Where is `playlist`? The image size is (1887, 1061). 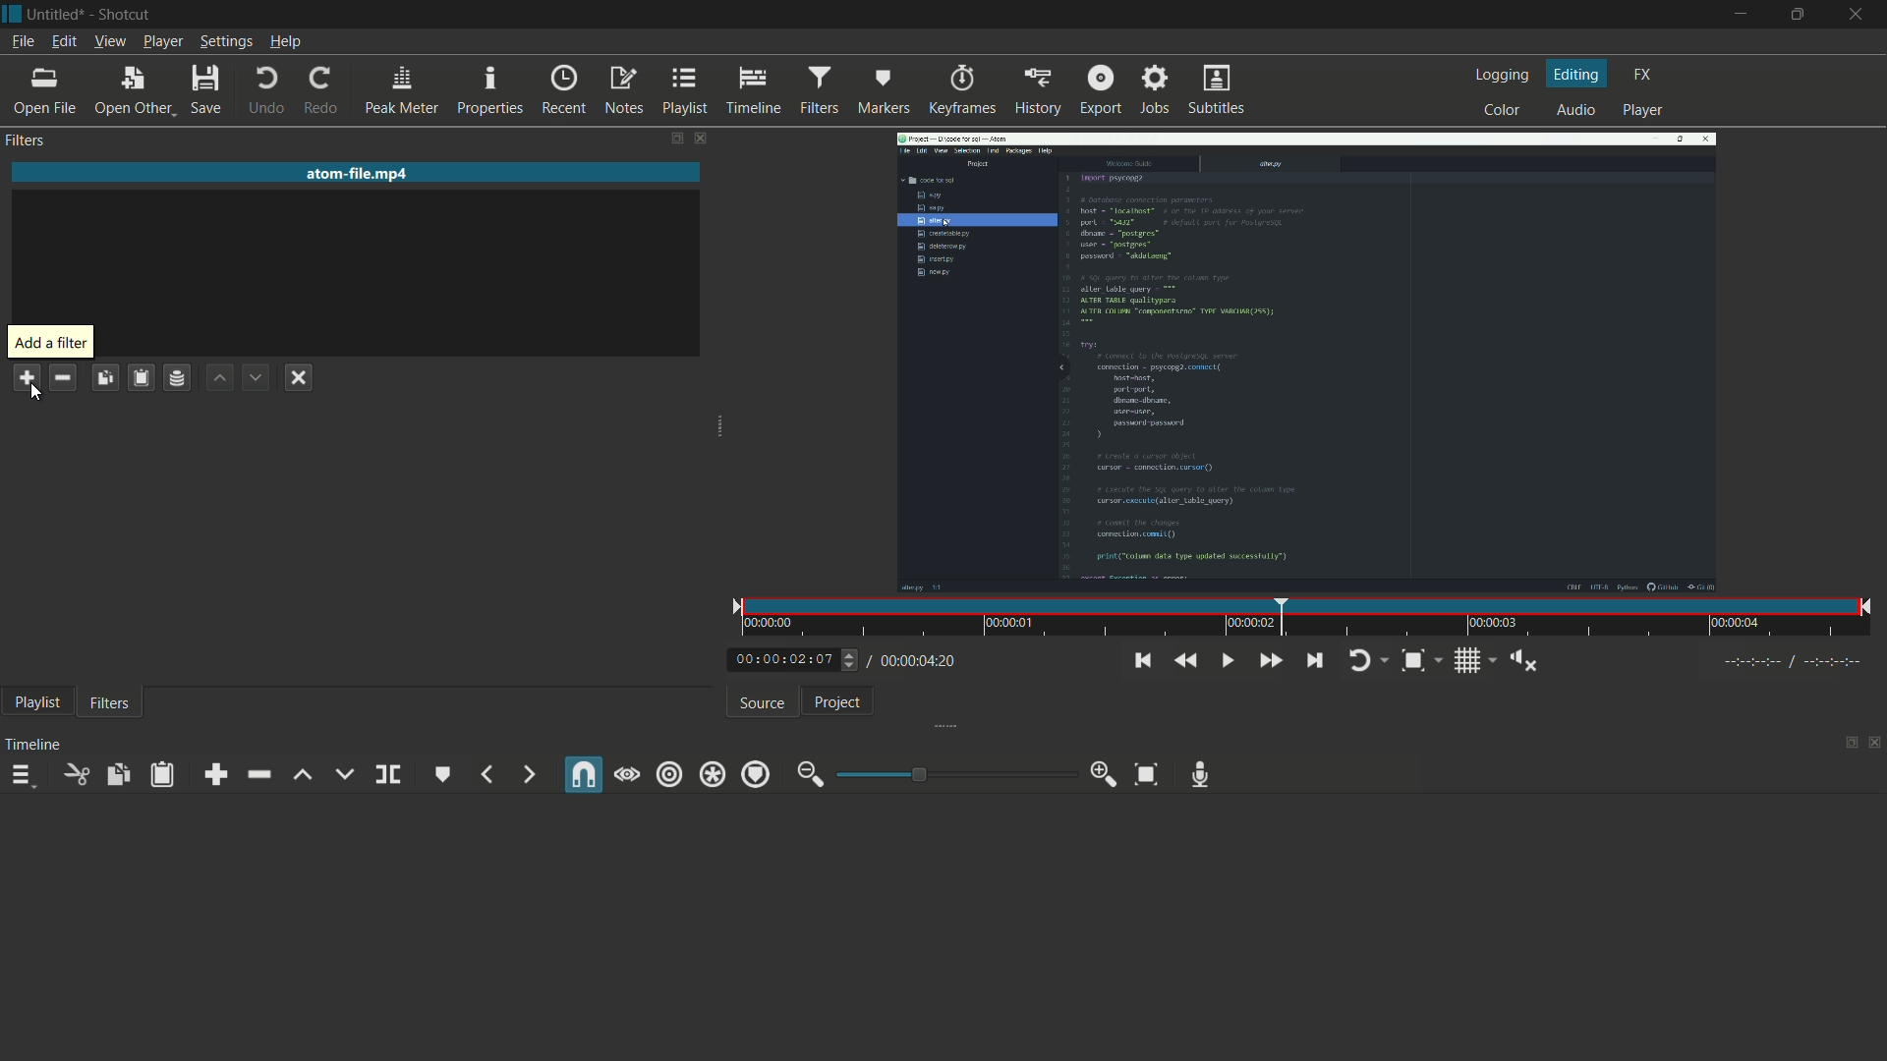
playlist is located at coordinates (686, 90).